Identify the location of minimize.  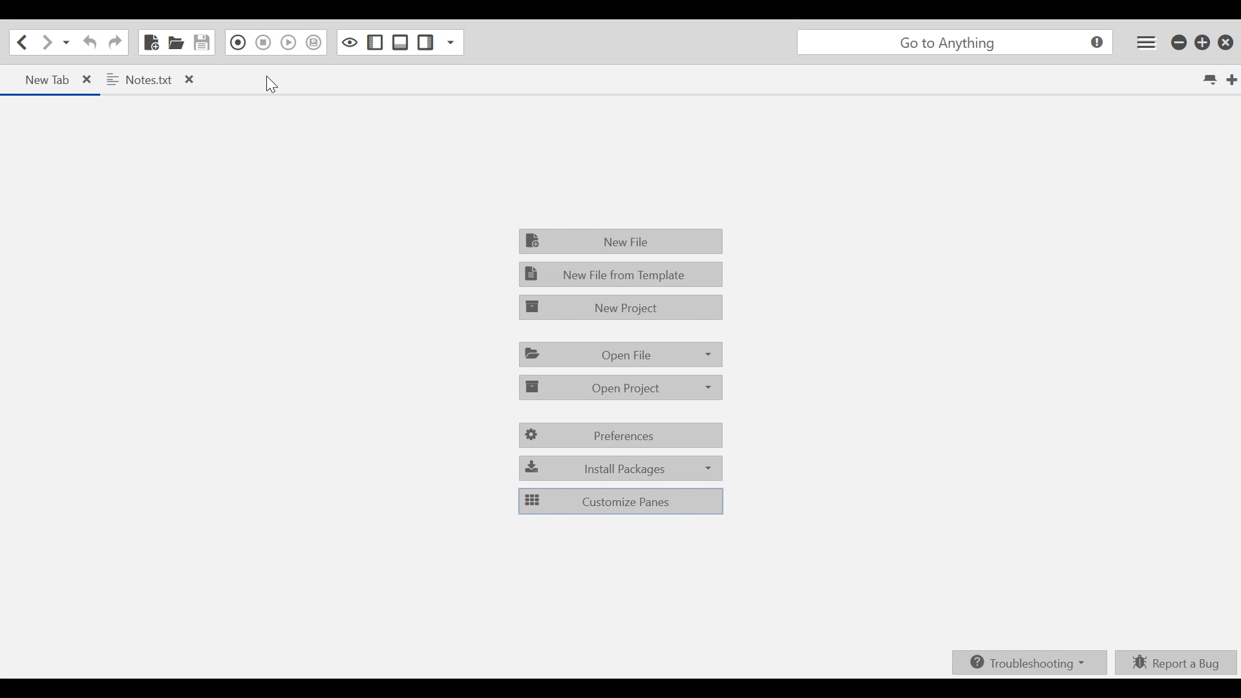
(1178, 41).